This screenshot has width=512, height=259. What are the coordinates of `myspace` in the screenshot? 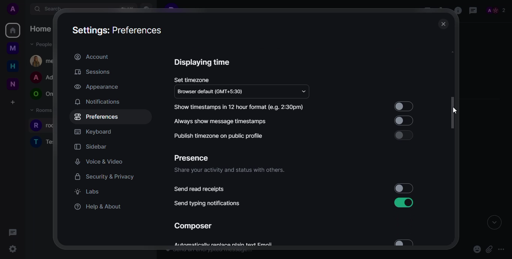 It's located at (12, 49).